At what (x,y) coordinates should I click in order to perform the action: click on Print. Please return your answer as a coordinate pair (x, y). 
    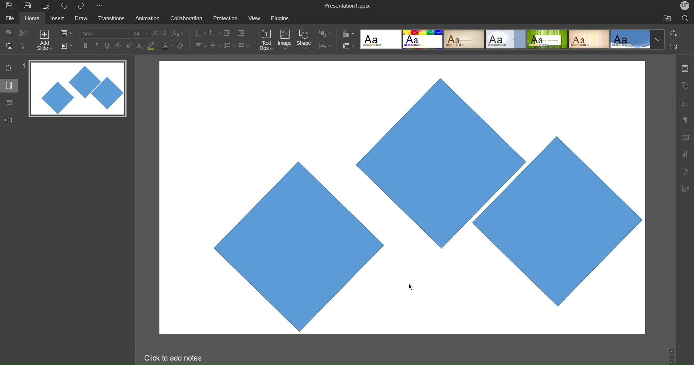
    Looking at the image, I should click on (27, 6).